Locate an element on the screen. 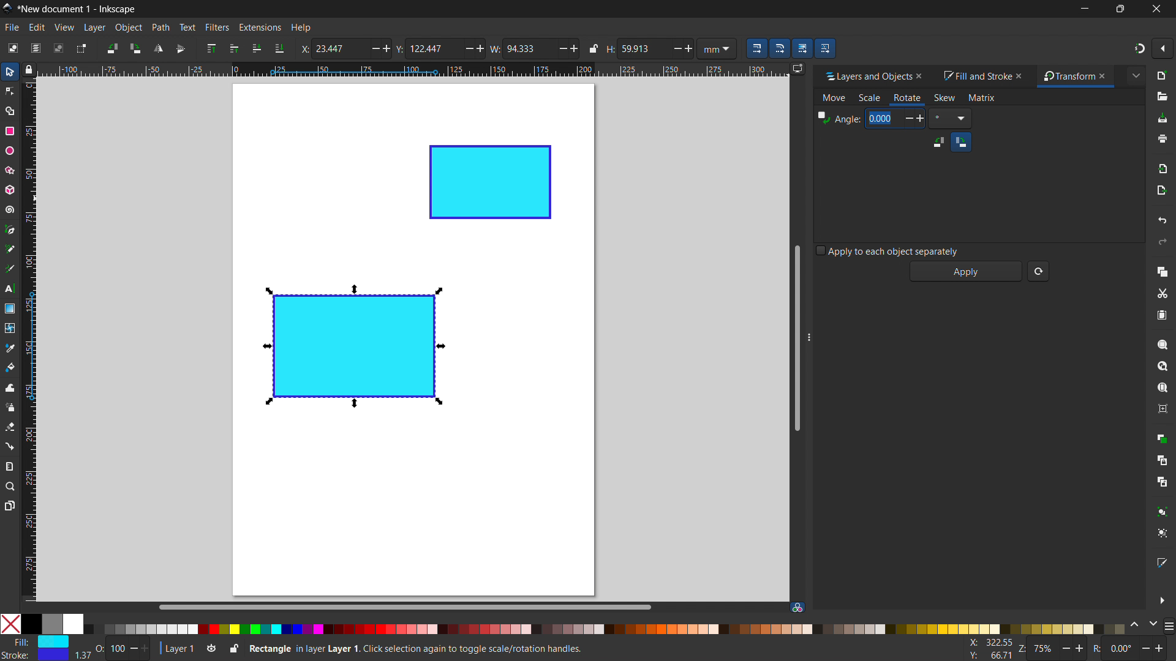 This screenshot has height=661, width=1176. R: 0.00 is located at coordinates (1132, 649).